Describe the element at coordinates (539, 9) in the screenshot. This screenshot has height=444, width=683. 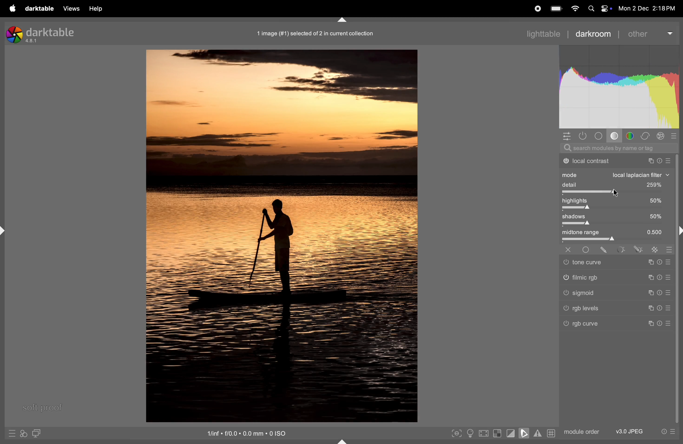
I see `record` at that location.